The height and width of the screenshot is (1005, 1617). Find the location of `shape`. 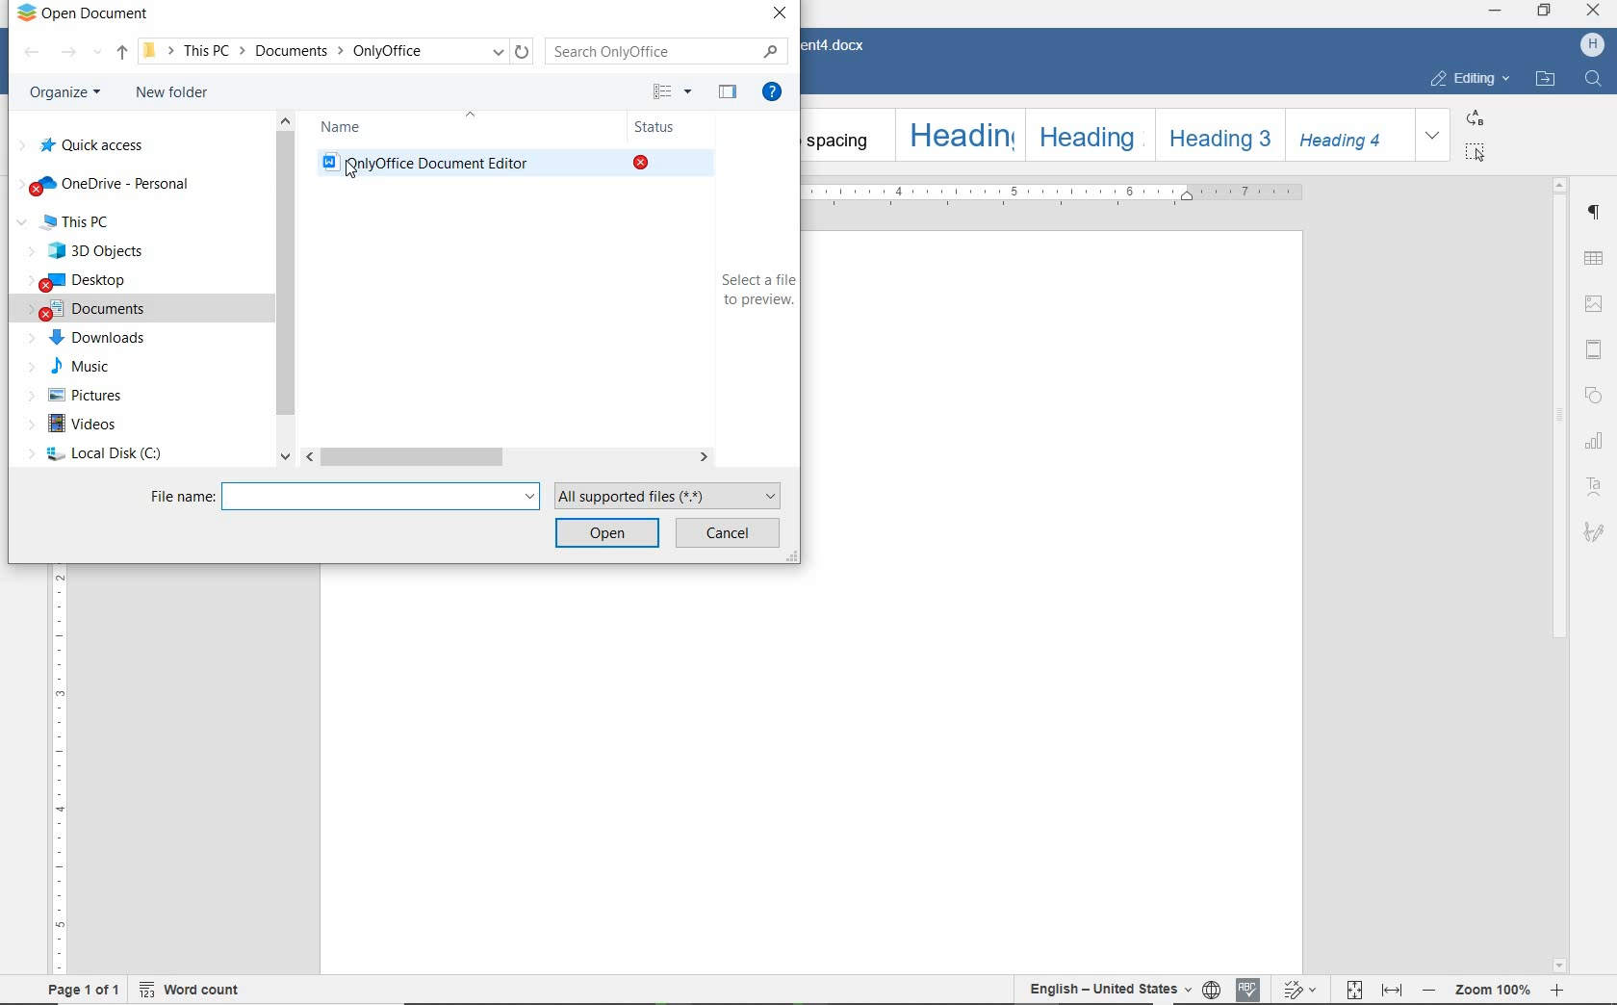

shape is located at coordinates (1593, 395).